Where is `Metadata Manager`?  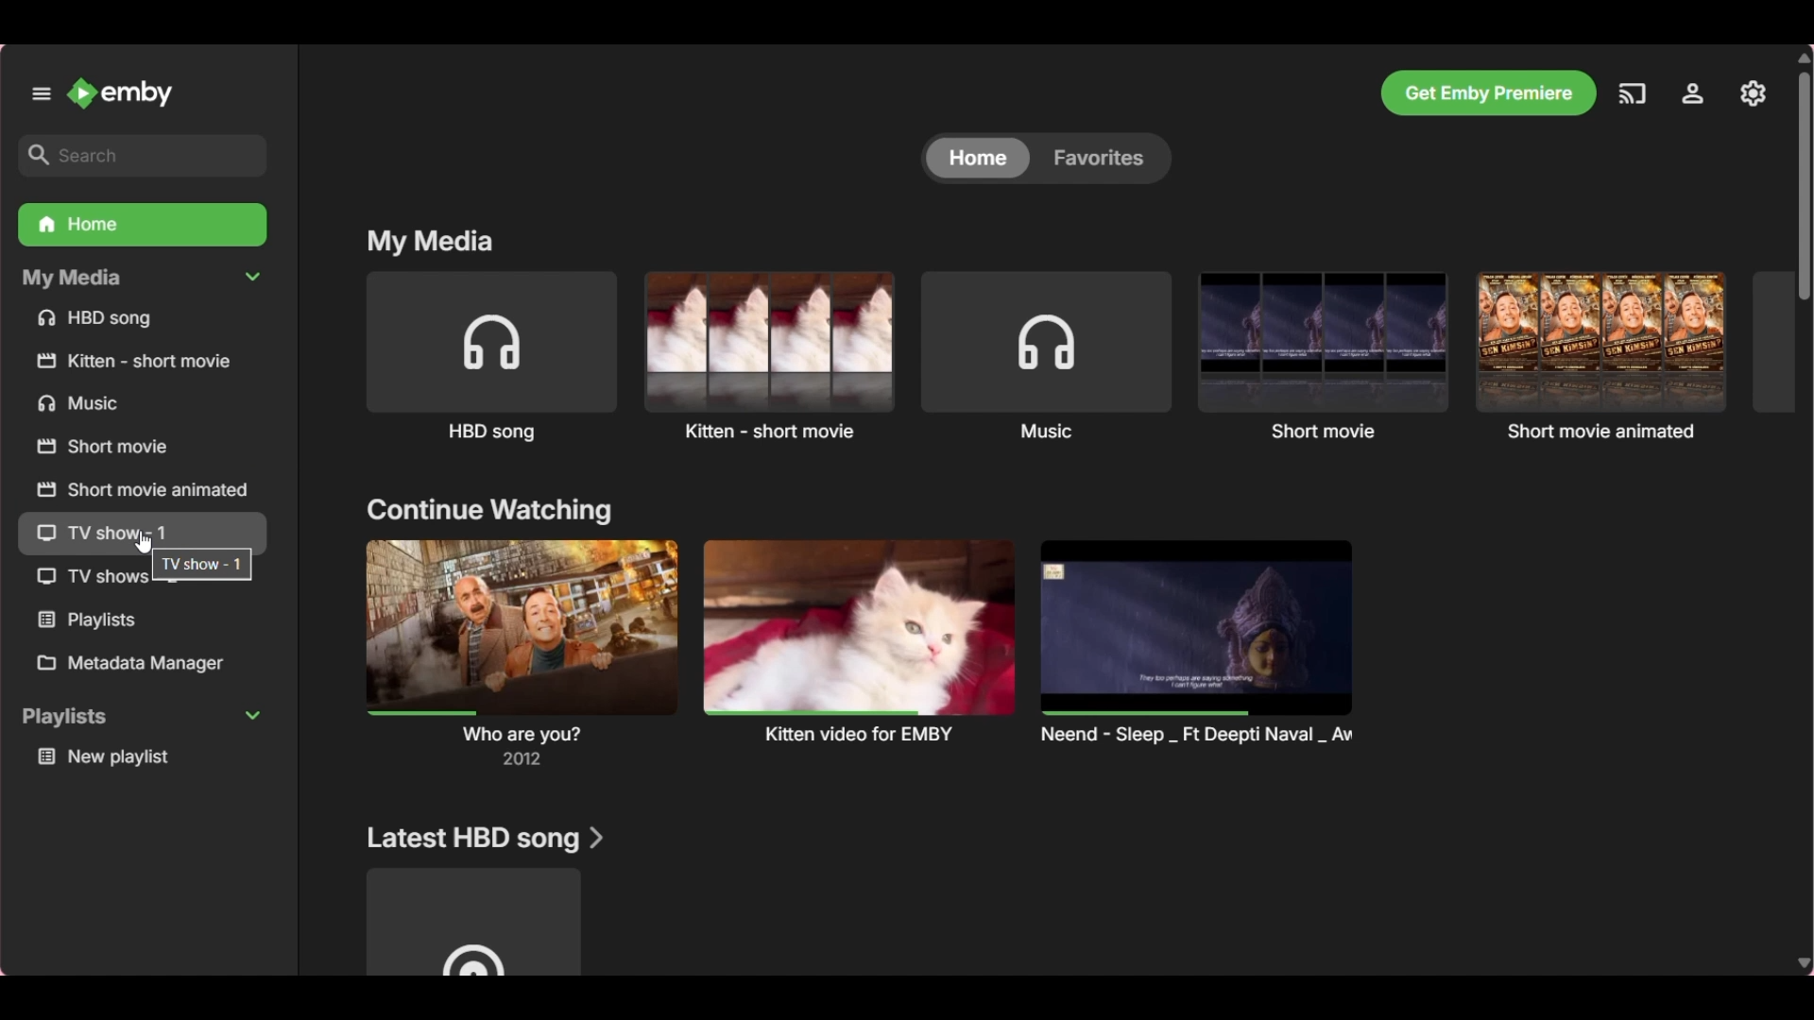
Metadata Manager is located at coordinates (142, 663).